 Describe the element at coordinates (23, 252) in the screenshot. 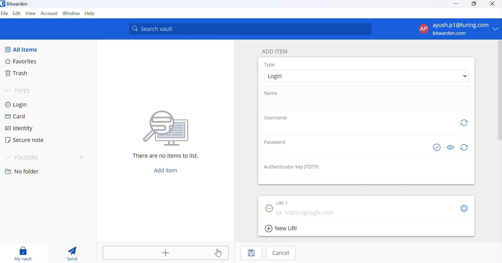

I see `My vault` at that location.